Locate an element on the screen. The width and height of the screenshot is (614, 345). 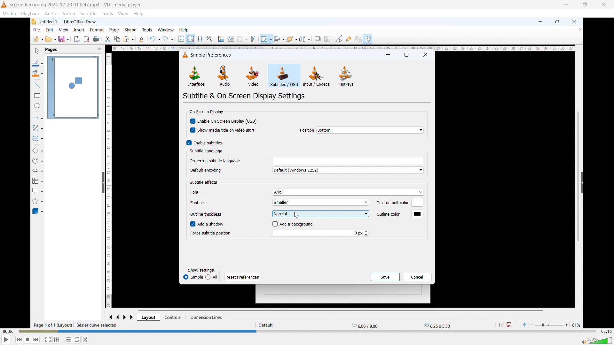
Show advanced settings  is located at coordinates (77, 340).